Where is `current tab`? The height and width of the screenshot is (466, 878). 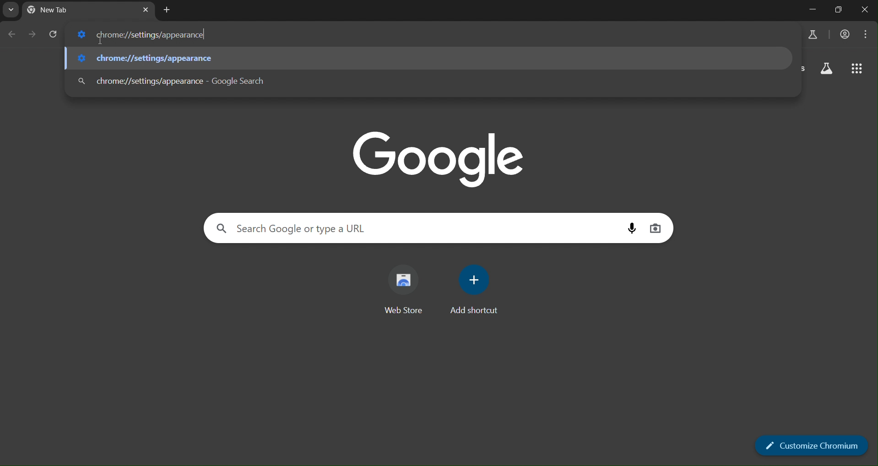
current tab is located at coordinates (64, 11).